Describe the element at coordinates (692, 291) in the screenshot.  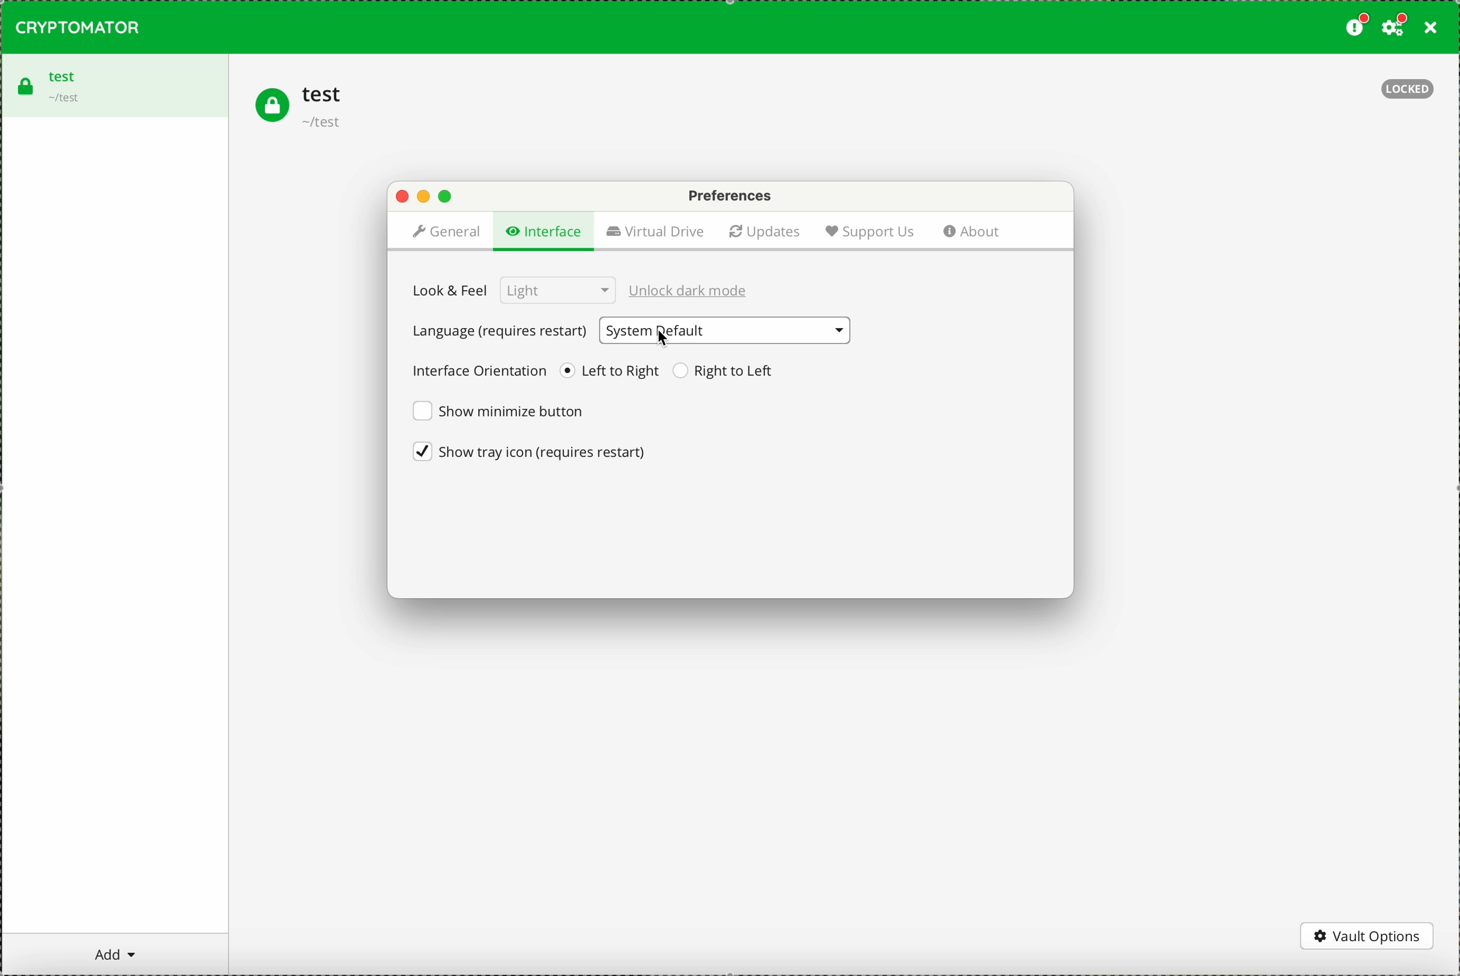
I see `unlock dark mode` at that location.